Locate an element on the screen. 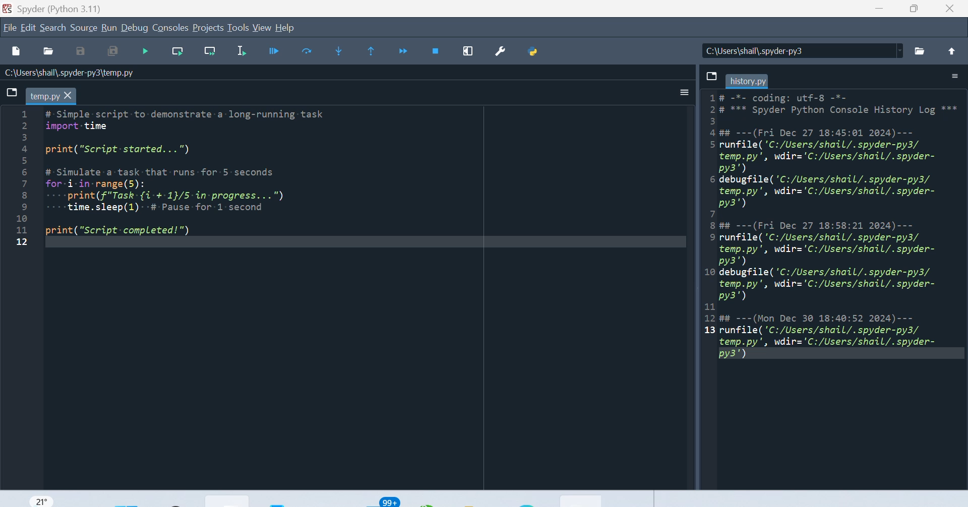  more ooption is located at coordinates (679, 95).